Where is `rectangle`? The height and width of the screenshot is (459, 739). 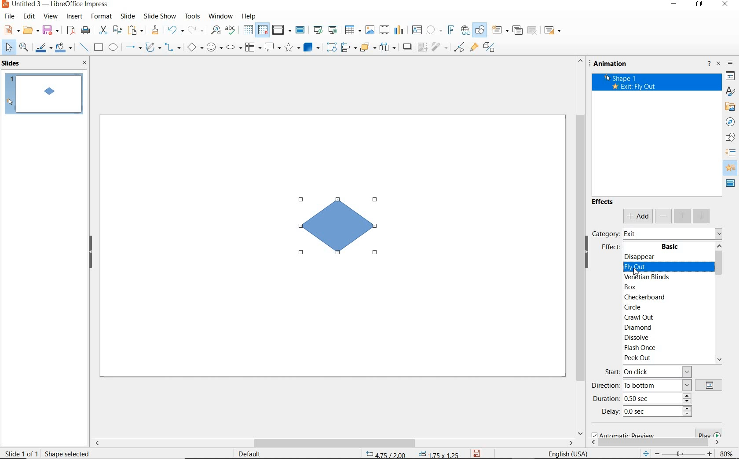 rectangle is located at coordinates (99, 47).